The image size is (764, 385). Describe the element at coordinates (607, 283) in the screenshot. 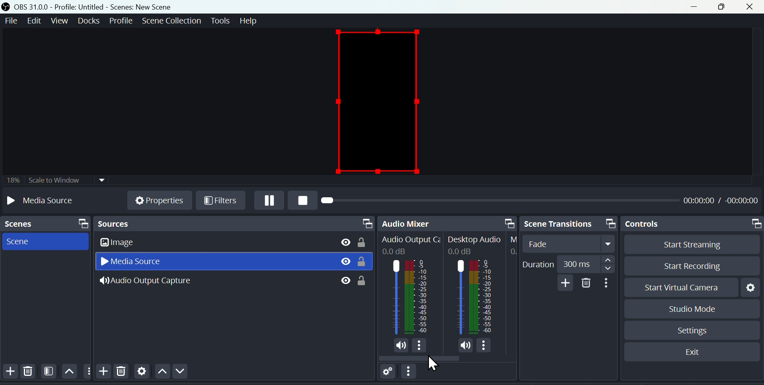

I see `More options` at that location.